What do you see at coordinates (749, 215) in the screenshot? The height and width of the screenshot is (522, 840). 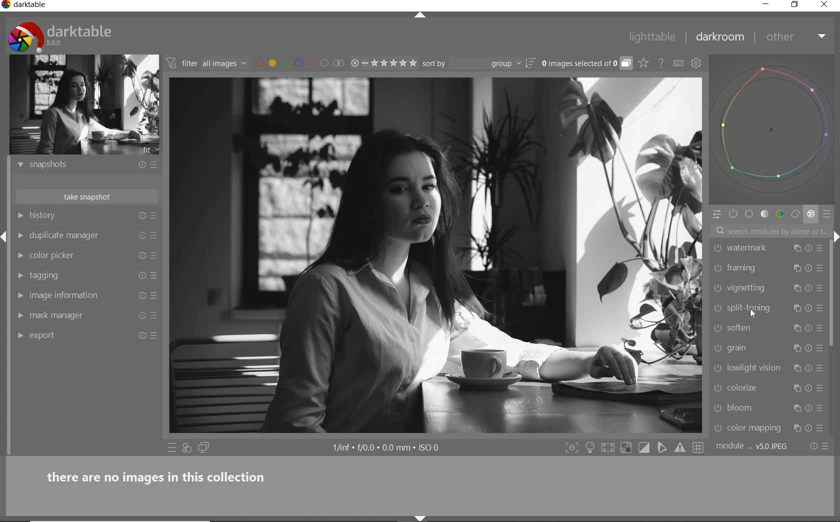 I see `base` at bounding box center [749, 215].